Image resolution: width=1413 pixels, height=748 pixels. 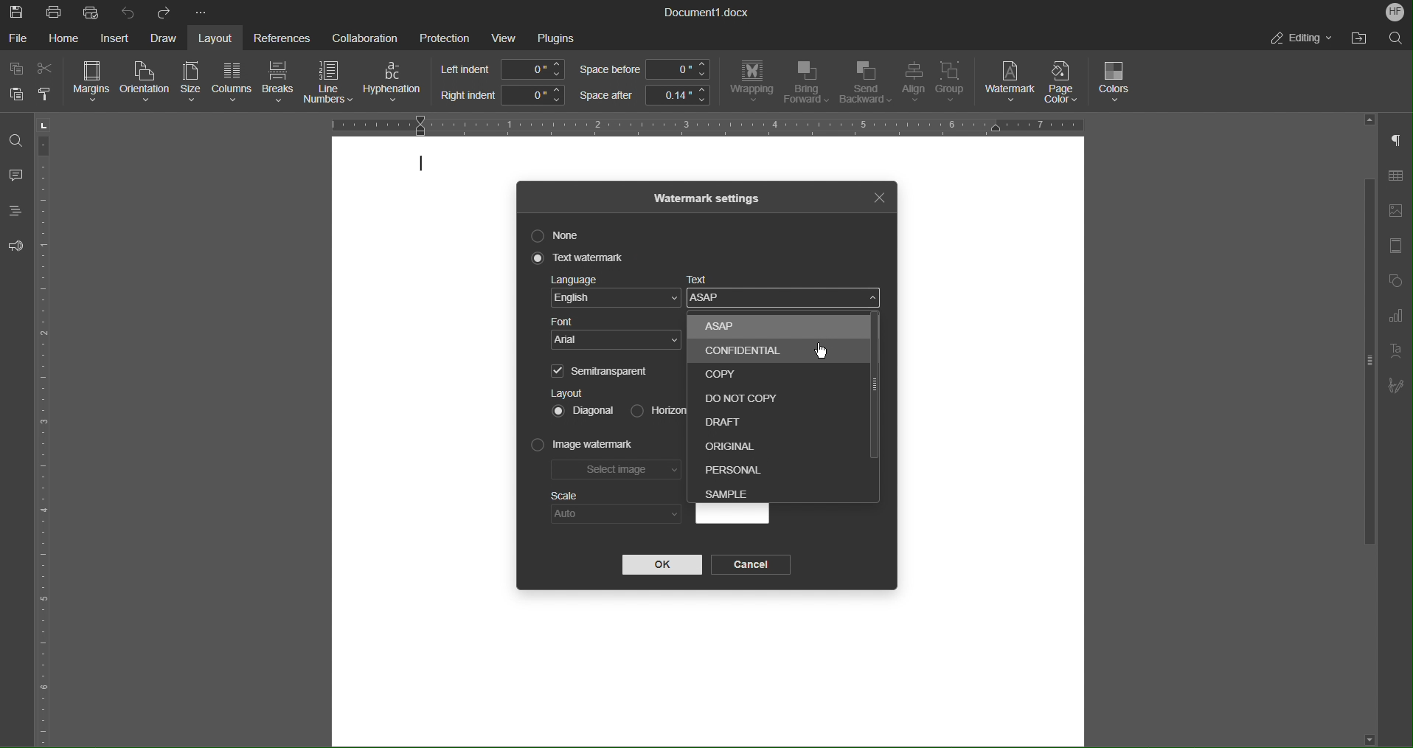 What do you see at coordinates (1395, 179) in the screenshot?
I see `Table` at bounding box center [1395, 179].